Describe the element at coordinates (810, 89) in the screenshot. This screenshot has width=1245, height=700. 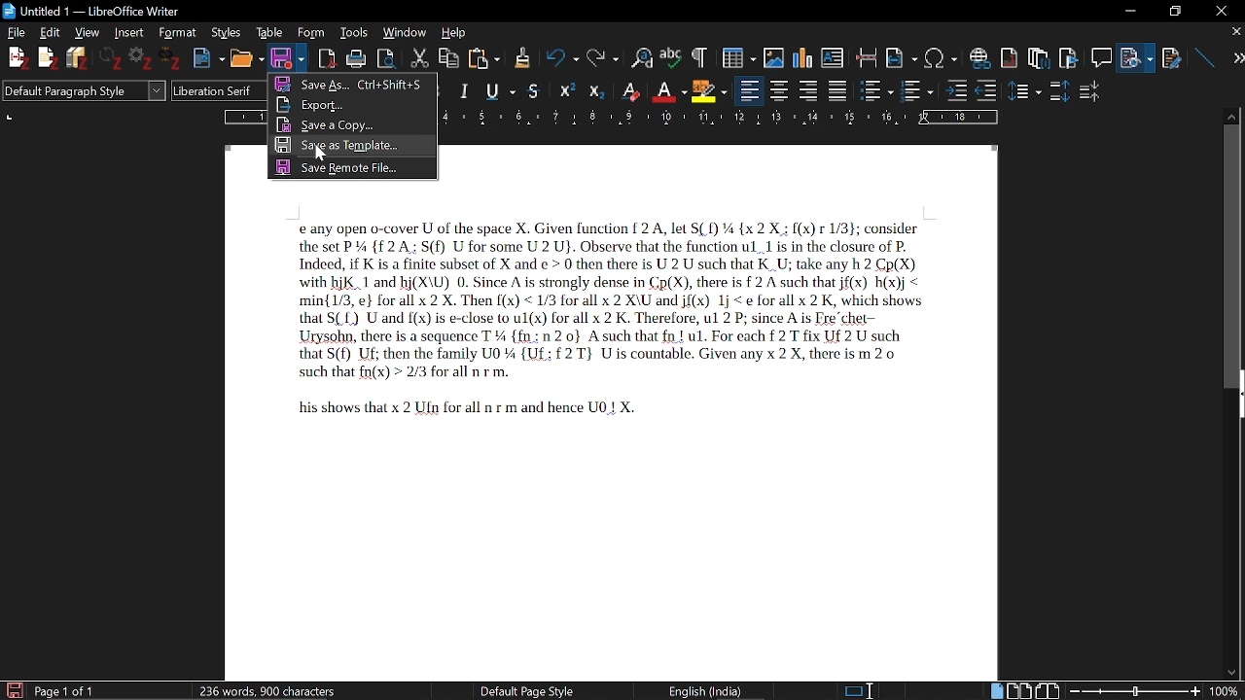
I see `Align right` at that location.